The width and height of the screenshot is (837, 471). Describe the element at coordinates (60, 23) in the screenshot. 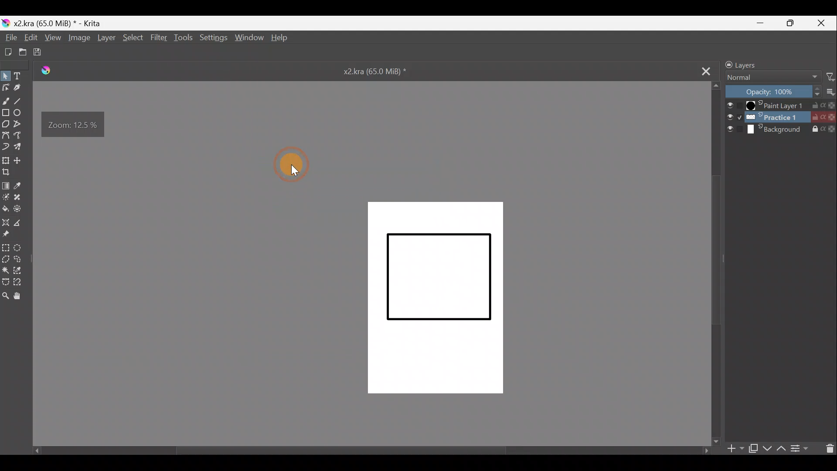

I see `x2.kra (65.0 MiB) * - Krita` at that location.